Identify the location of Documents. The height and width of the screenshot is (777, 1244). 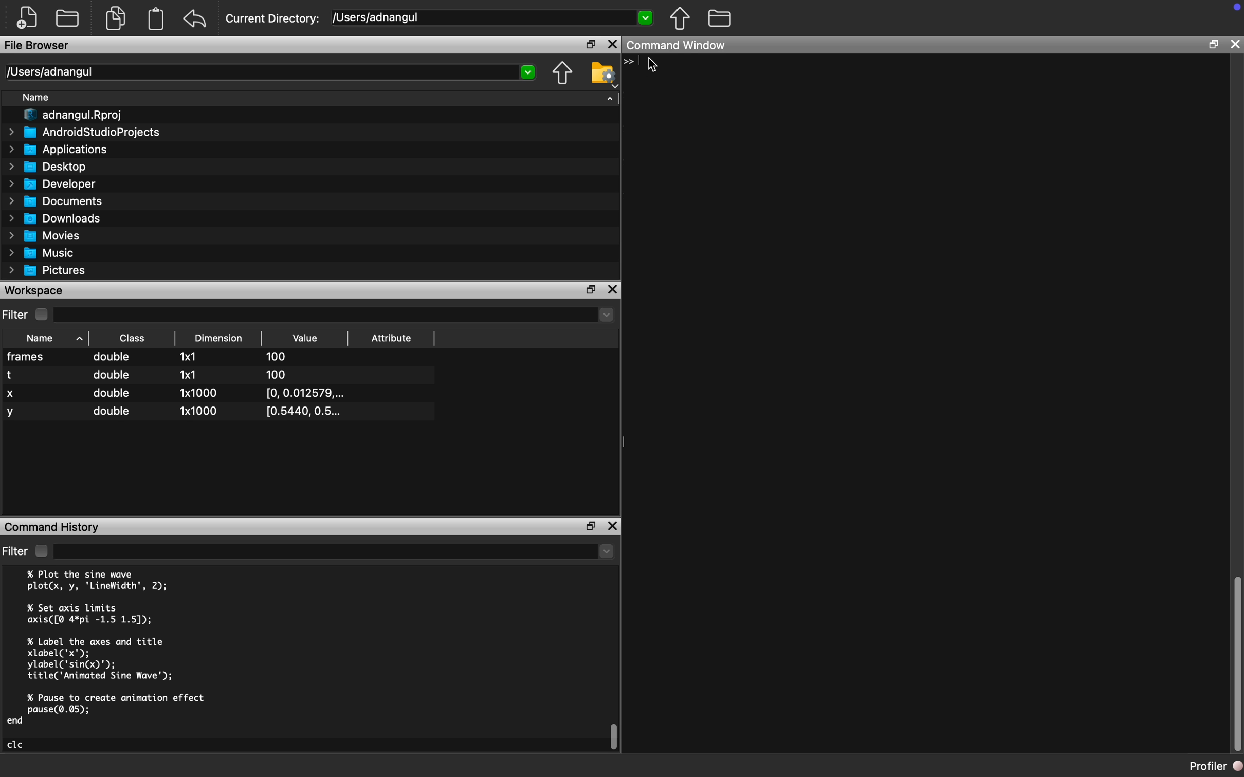
(55, 201).